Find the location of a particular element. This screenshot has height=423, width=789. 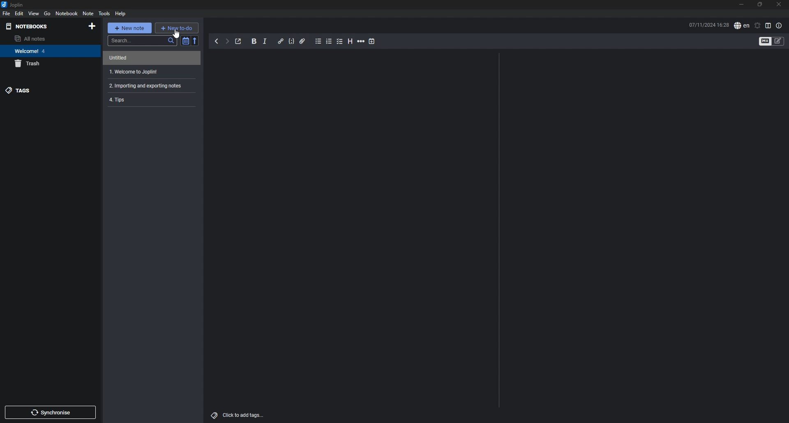

code is located at coordinates (292, 41).